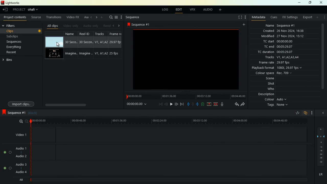 This screenshot has width=327, height=184. I want to click on reel id, so click(86, 45).